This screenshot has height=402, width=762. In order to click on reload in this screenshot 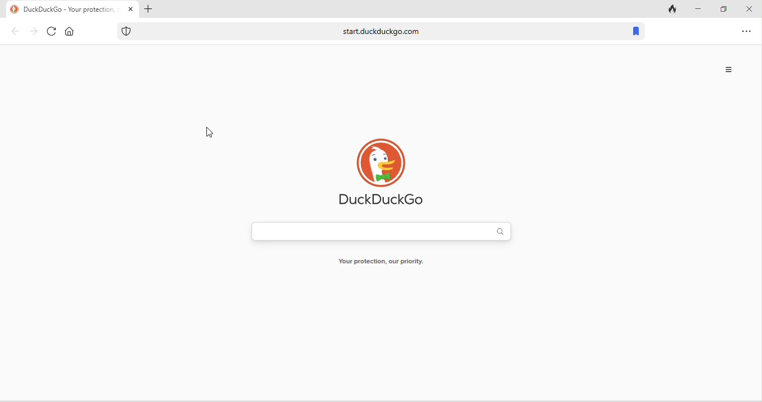, I will do `click(51, 32)`.